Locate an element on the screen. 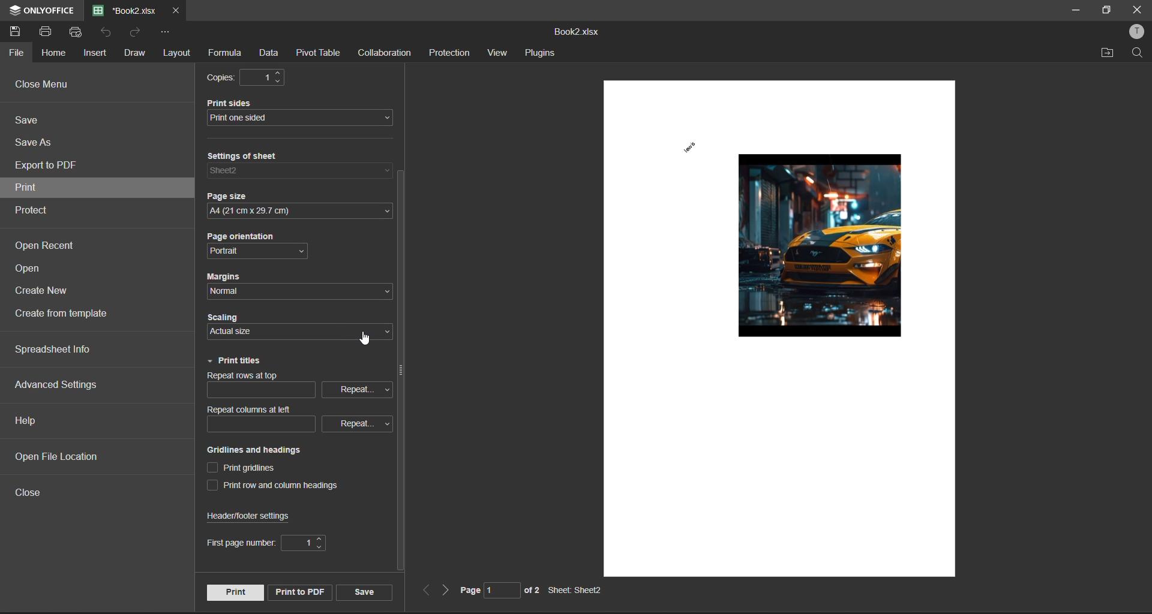 The width and height of the screenshot is (1152, 614). close is located at coordinates (1134, 11).